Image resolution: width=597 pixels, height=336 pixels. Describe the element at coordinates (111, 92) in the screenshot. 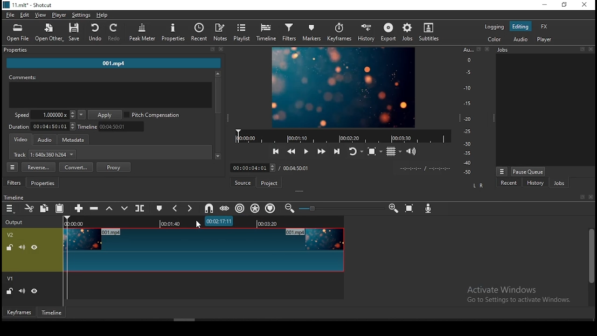

I see `comments` at that location.